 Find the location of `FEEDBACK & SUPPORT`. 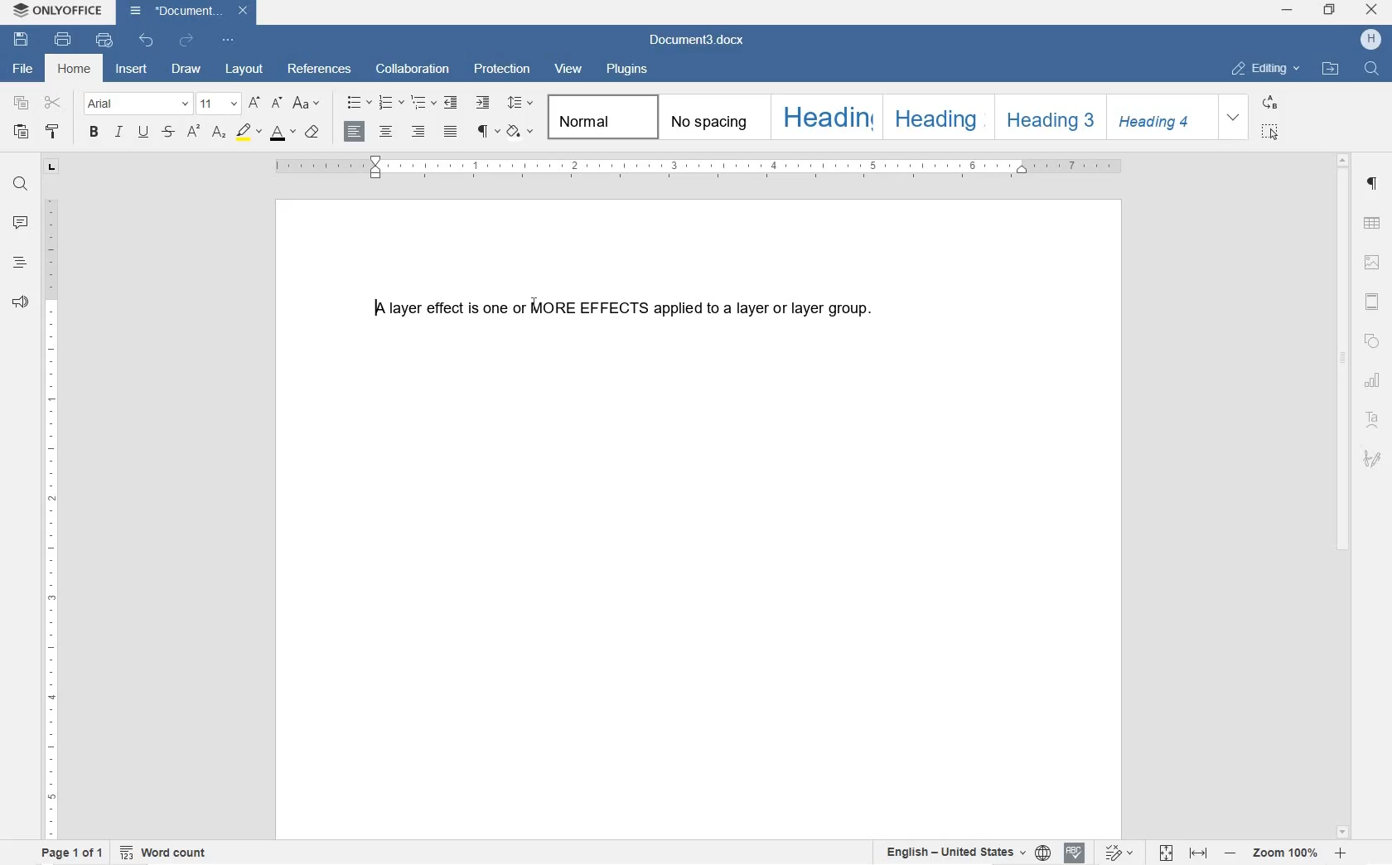

FEEDBACK & SUPPORT is located at coordinates (19, 303).